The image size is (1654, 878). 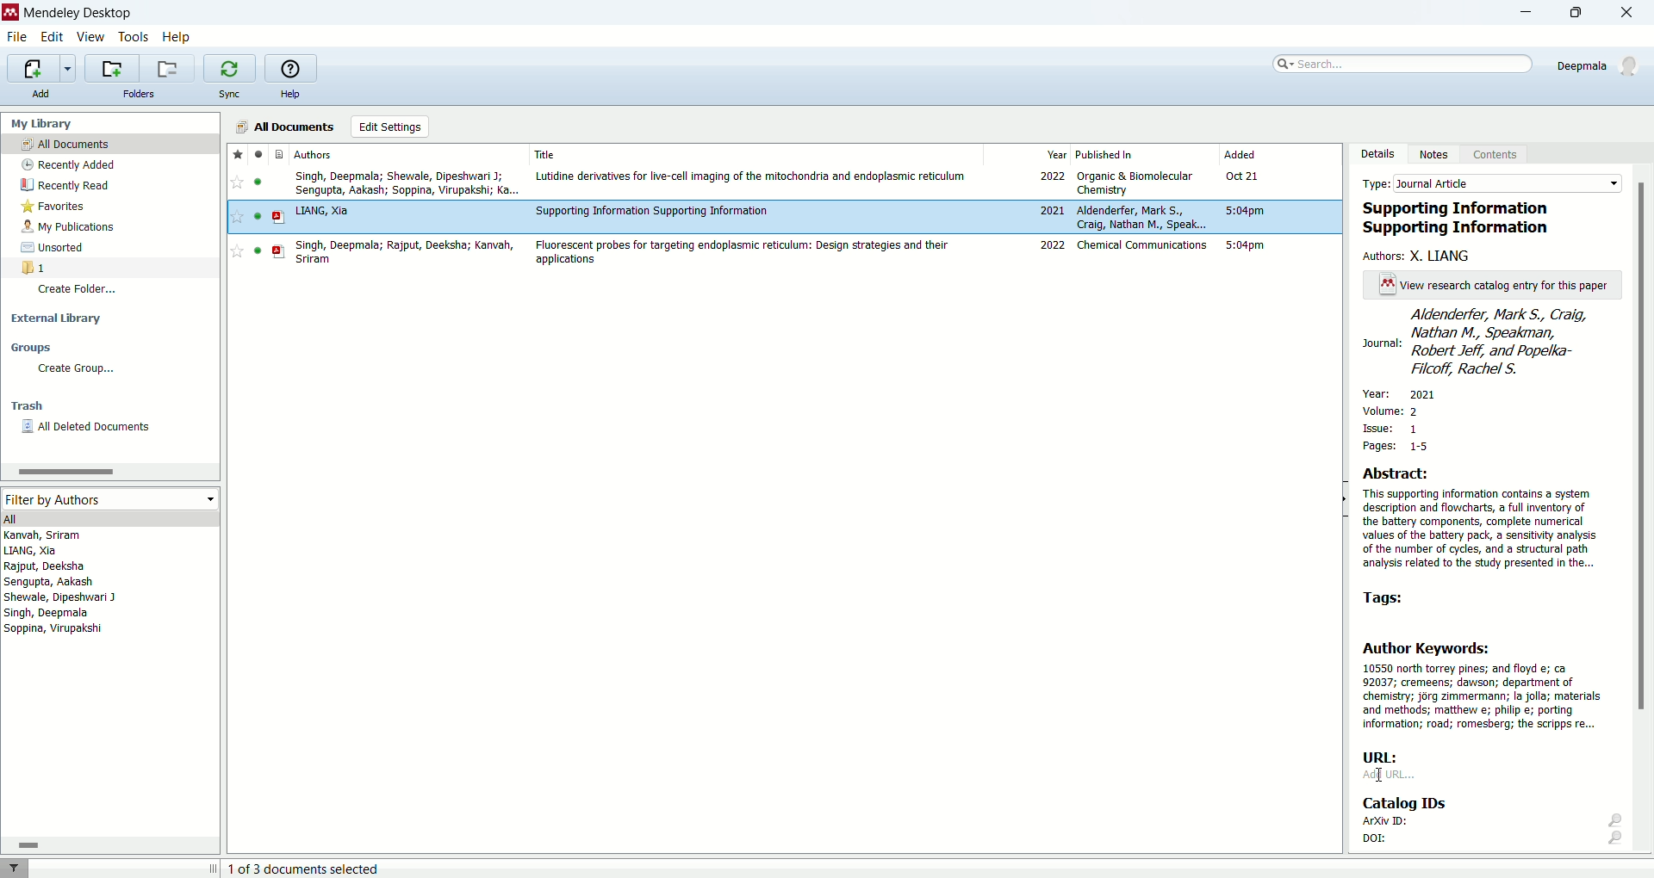 I want to click on sync, so click(x=233, y=94).